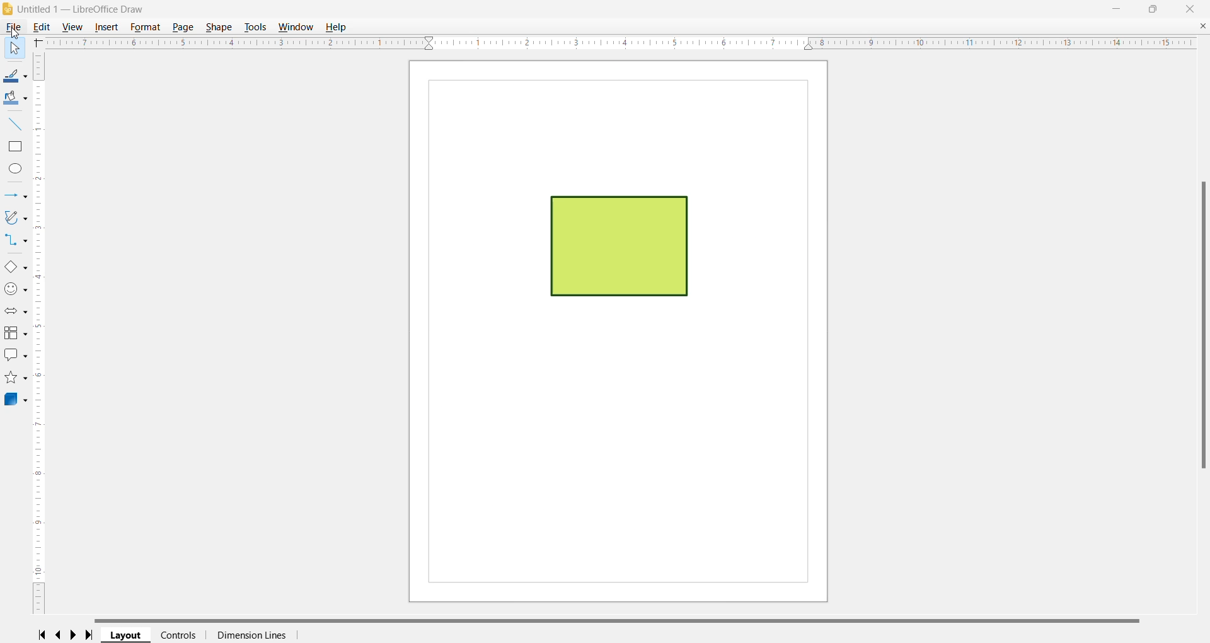 The image size is (1210, 643). What do you see at coordinates (255, 27) in the screenshot?
I see `Tools` at bounding box center [255, 27].